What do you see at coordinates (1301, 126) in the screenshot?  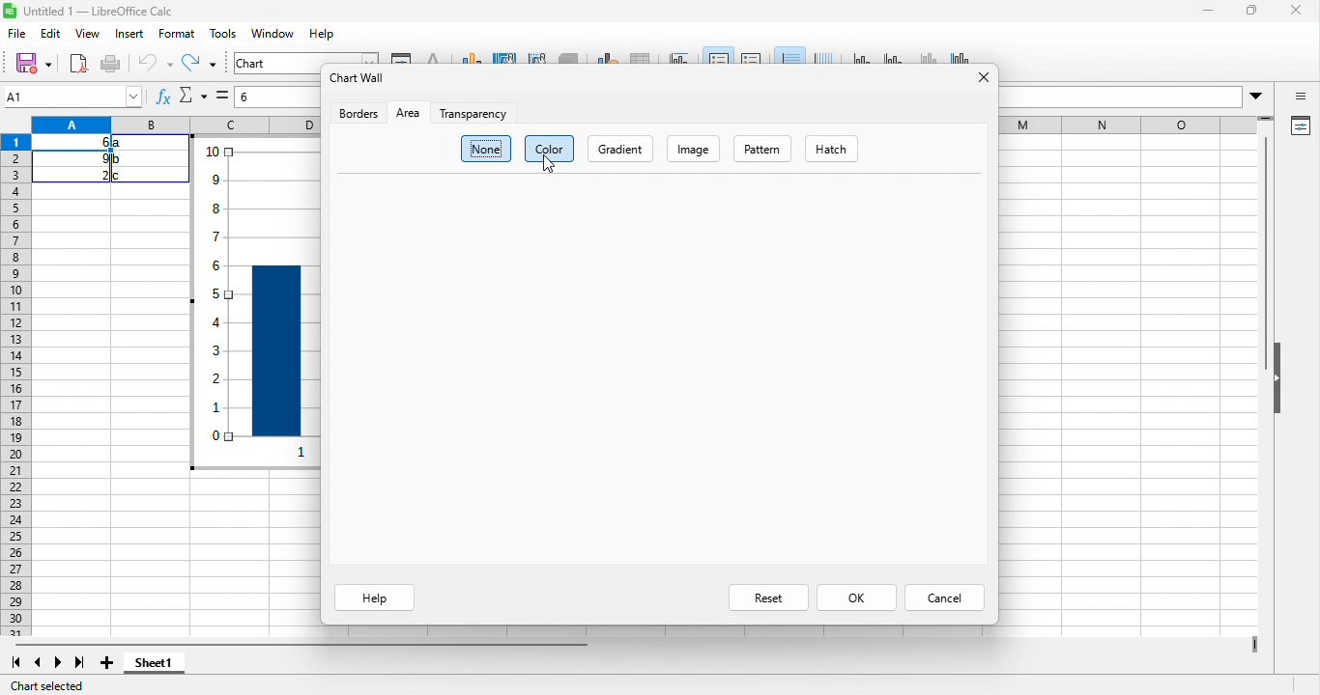 I see `properties` at bounding box center [1301, 126].